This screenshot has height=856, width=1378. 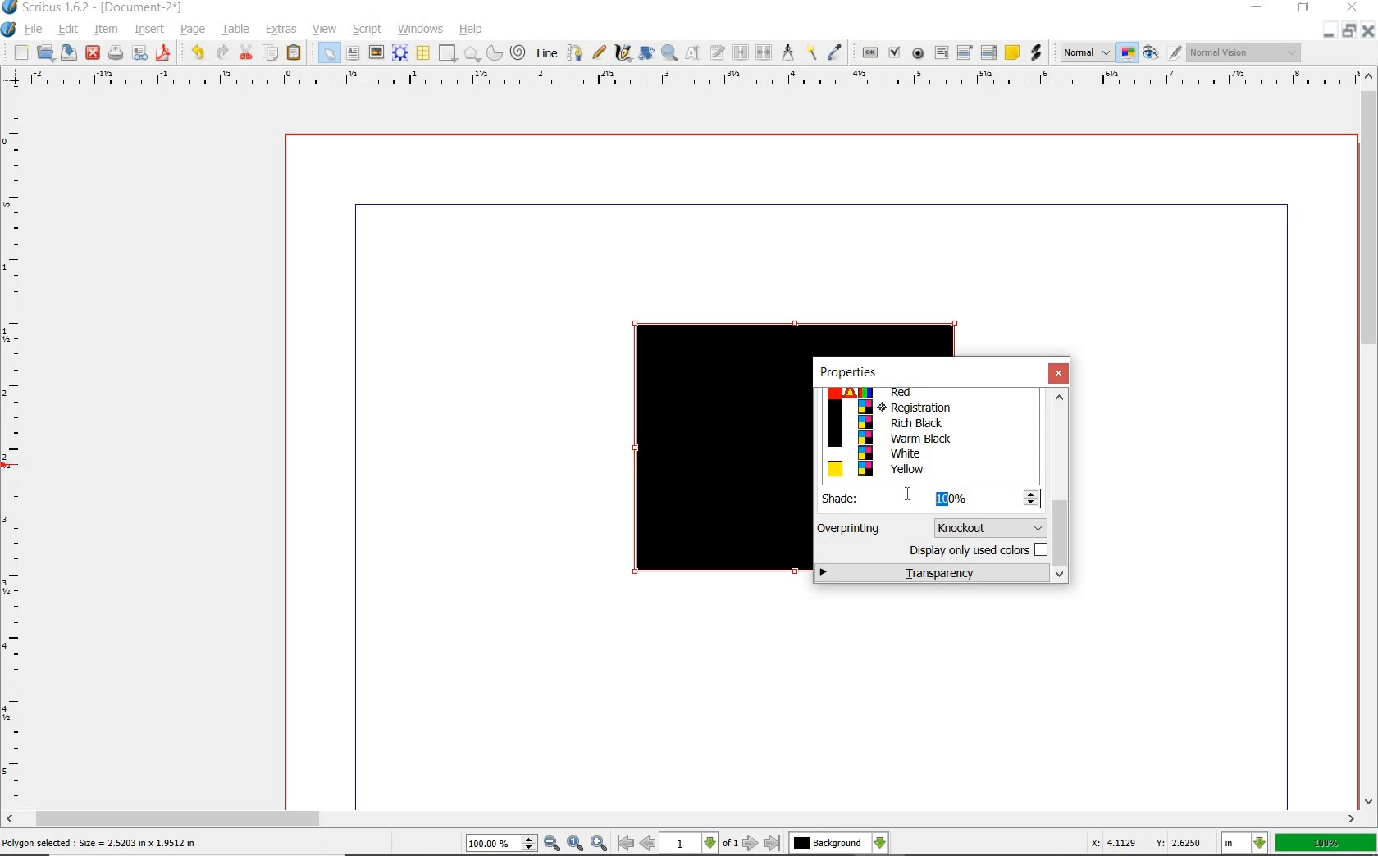 I want to click on polygon, so click(x=472, y=52).